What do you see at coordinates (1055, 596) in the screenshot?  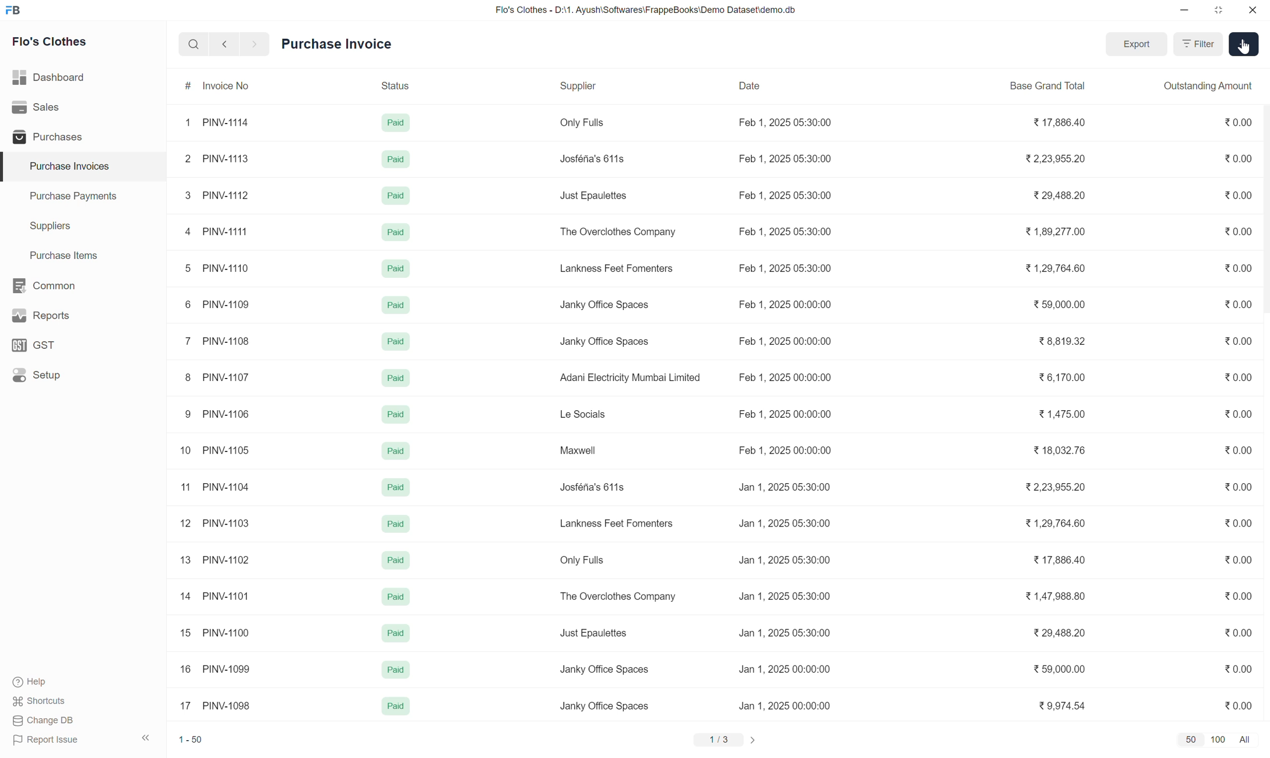 I see `1,47,988.80` at bounding box center [1055, 596].